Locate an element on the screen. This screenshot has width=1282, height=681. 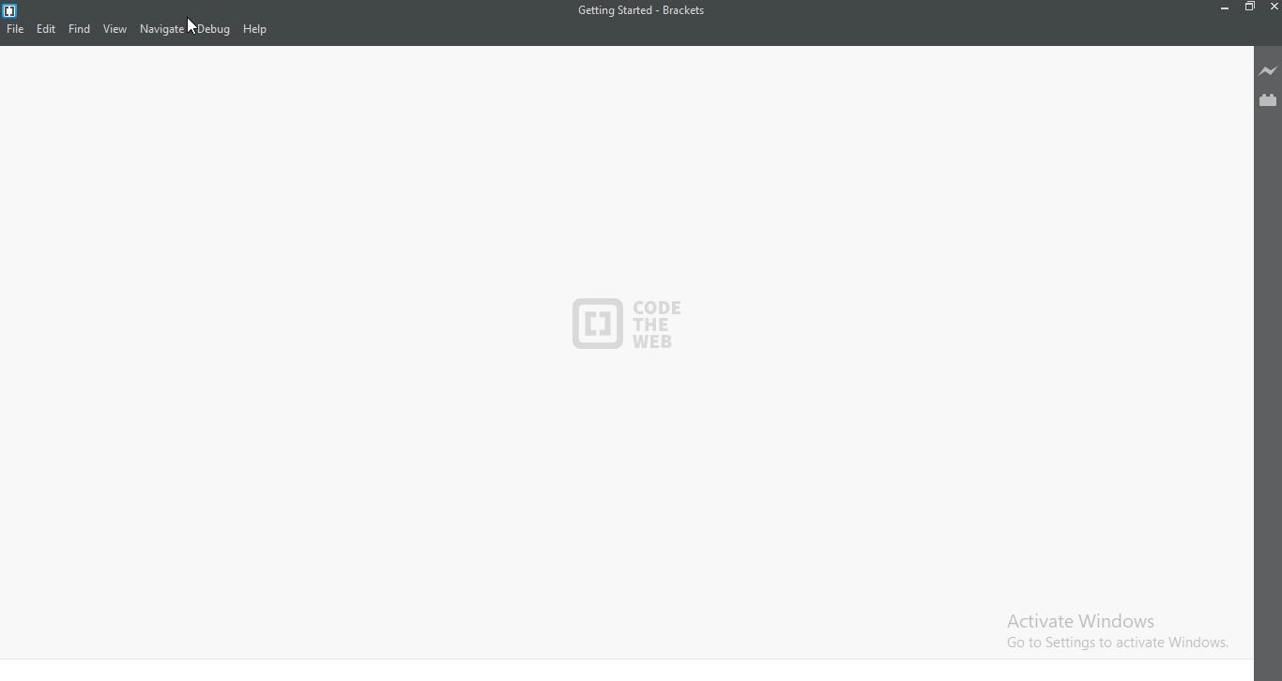
cursor is located at coordinates (195, 23).